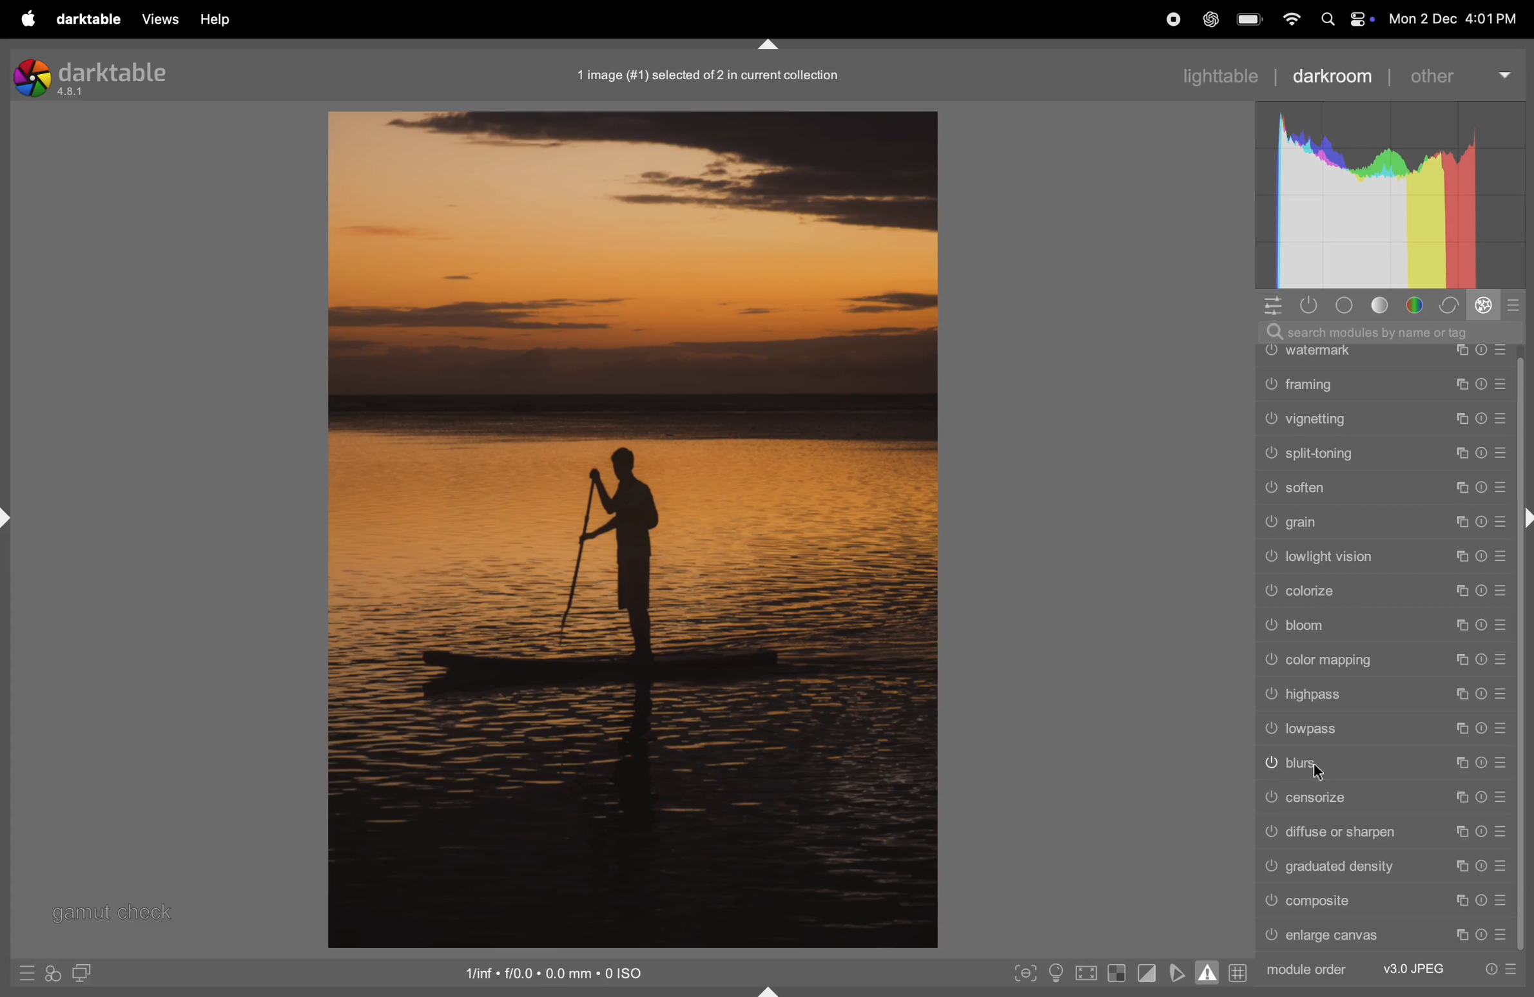 This screenshot has width=1534, height=997. What do you see at coordinates (1176, 972) in the screenshot?
I see `toggle soft proffing` at bounding box center [1176, 972].